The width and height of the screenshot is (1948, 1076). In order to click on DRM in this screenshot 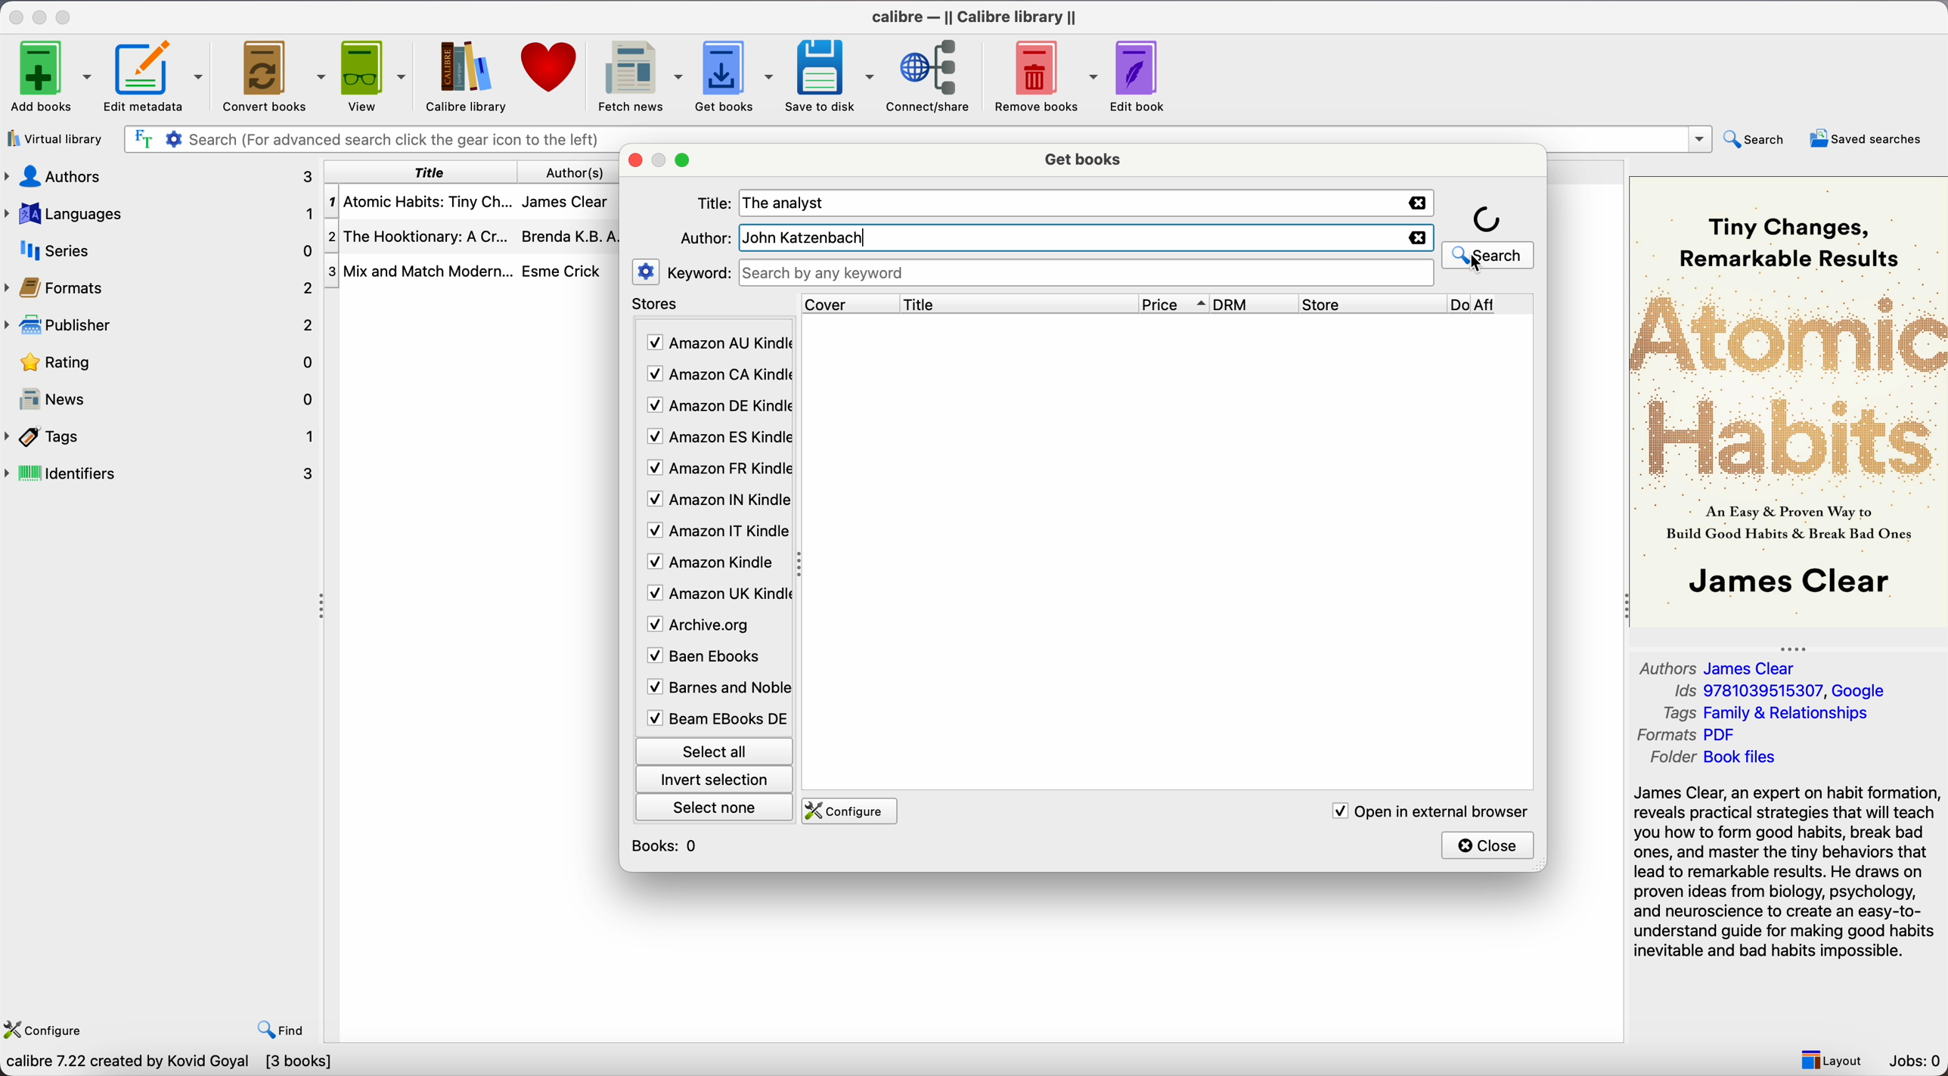, I will do `click(1255, 304)`.